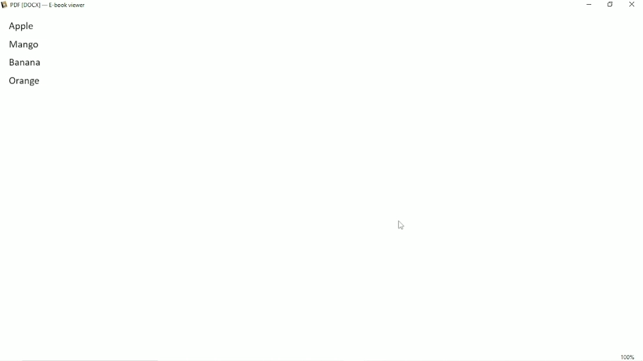 This screenshot has height=361, width=643. What do you see at coordinates (25, 81) in the screenshot?
I see `orange` at bounding box center [25, 81].